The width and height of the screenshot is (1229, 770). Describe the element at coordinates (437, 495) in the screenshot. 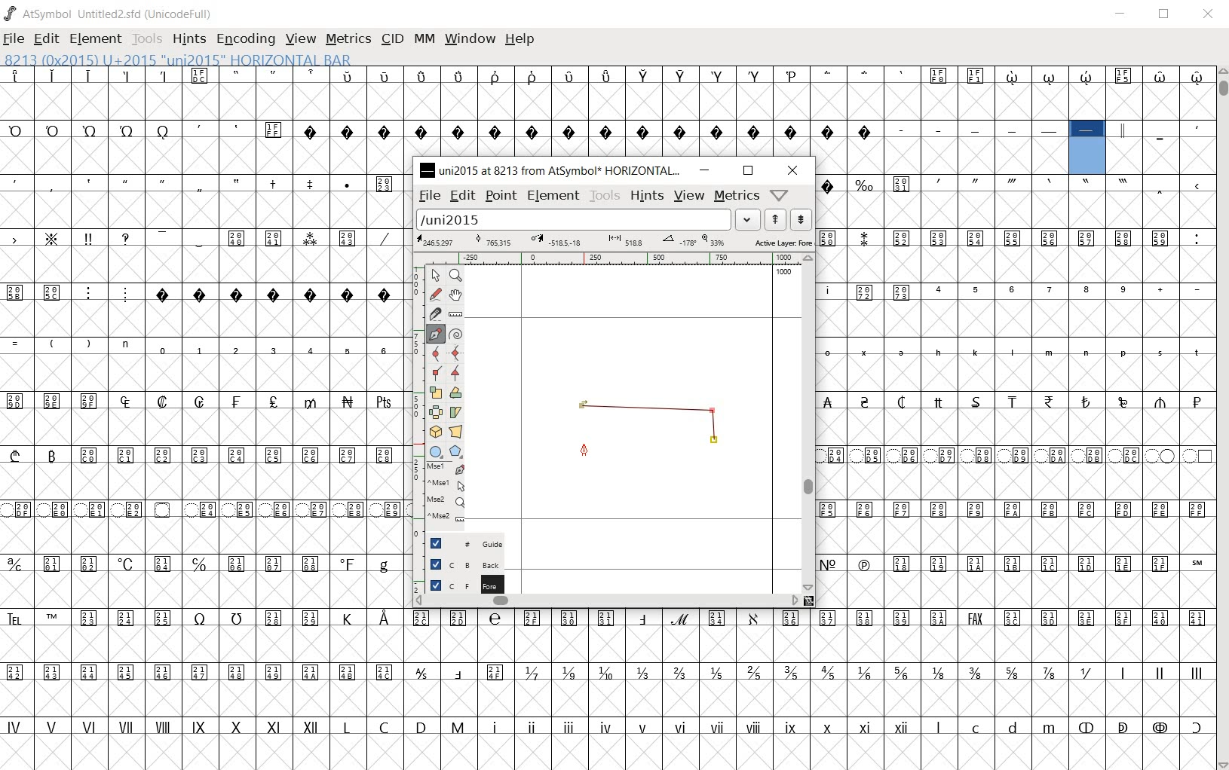

I see `mse1 mse1 mse2 mse2` at that location.